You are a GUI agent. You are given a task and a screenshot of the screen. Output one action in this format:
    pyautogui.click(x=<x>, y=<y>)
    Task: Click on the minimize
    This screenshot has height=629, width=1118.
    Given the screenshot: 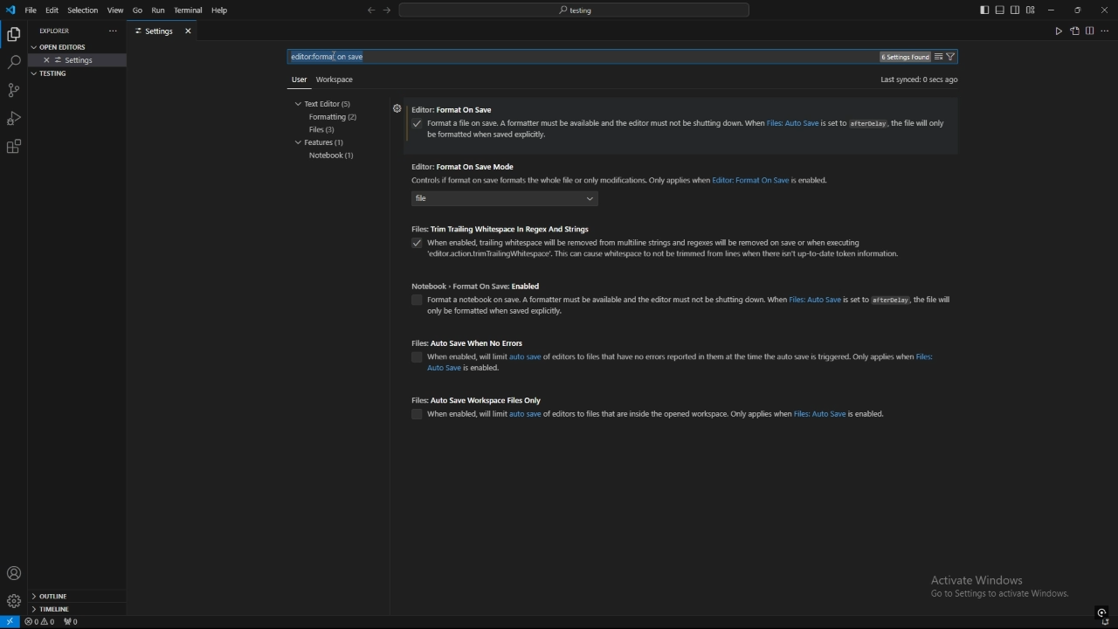 What is the action you would take?
    pyautogui.click(x=1052, y=10)
    